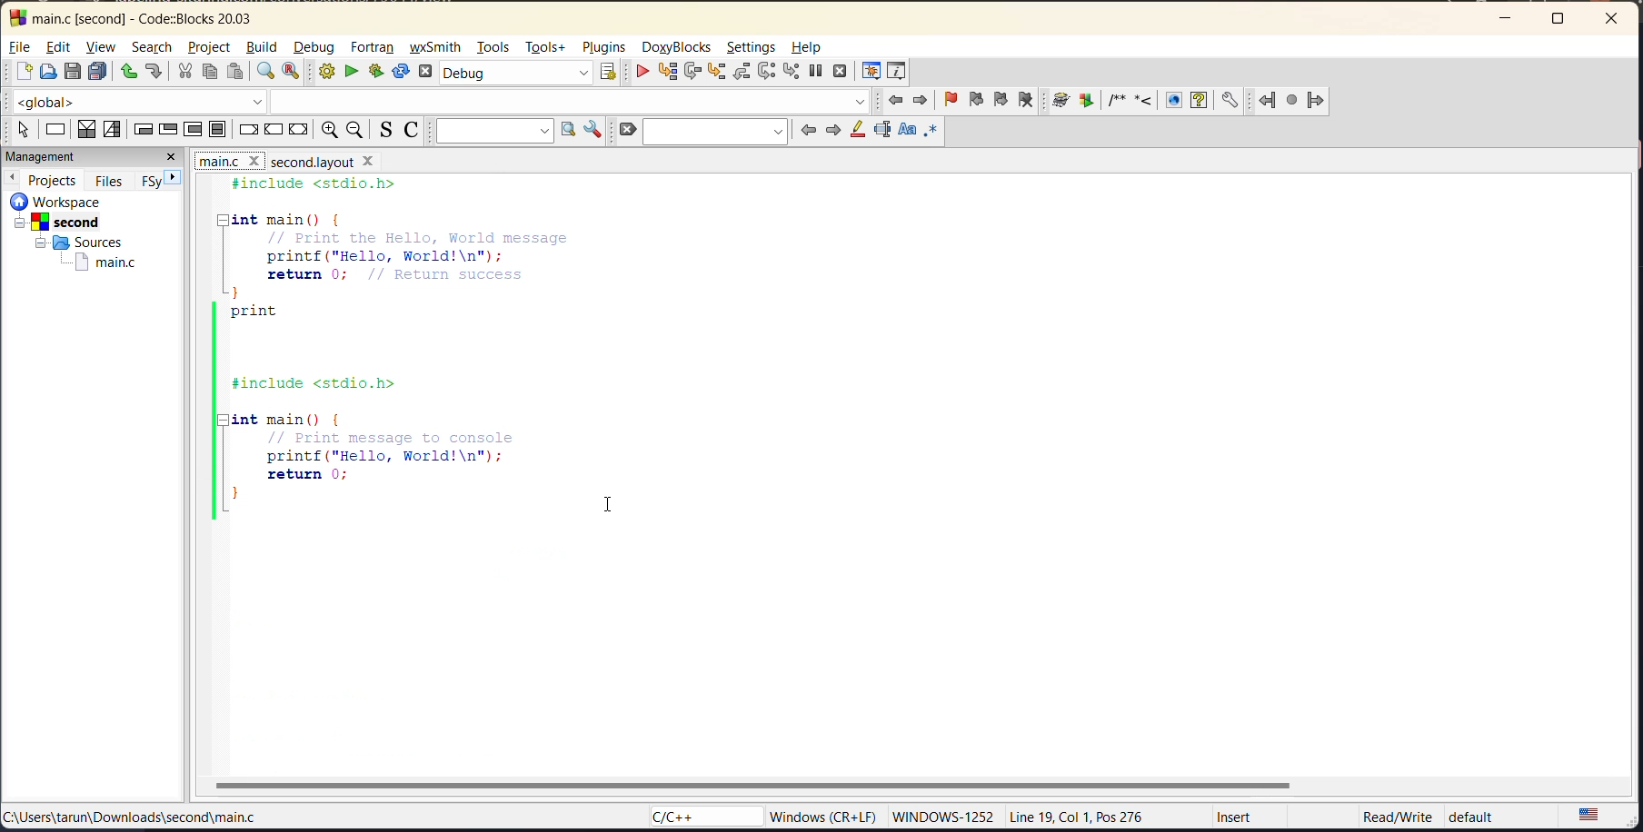 This screenshot has width=1643, height=832. What do you see at coordinates (154, 73) in the screenshot?
I see `redo` at bounding box center [154, 73].